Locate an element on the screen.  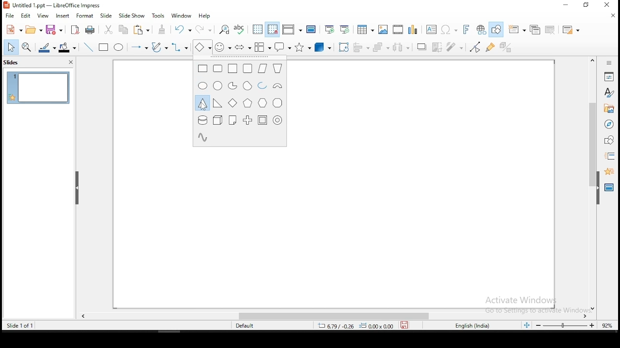
scroll bar is located at coordinates (335, 317).